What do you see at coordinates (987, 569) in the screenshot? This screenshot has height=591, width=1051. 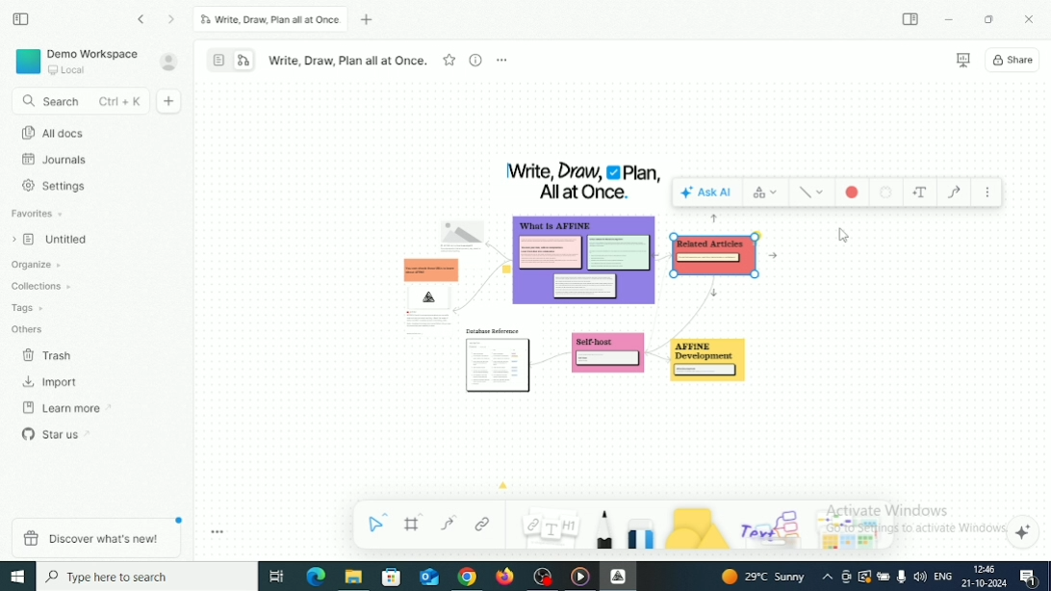 I see `Time` at bounding box center [987, 569].